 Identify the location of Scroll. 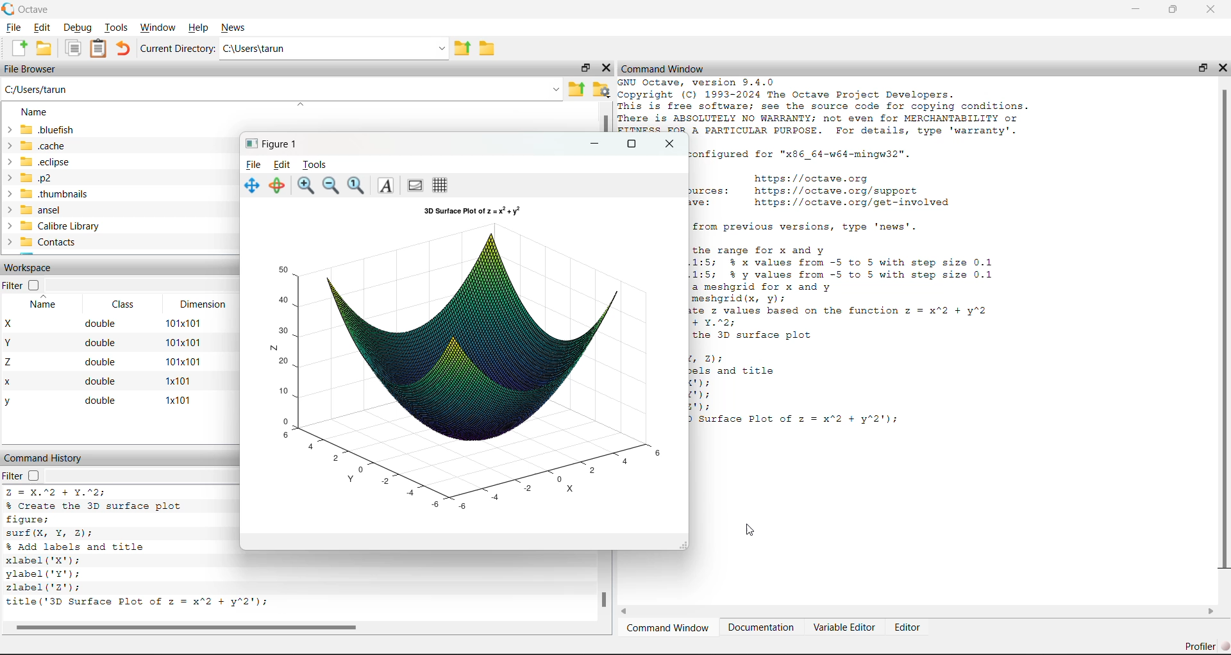
(604, 119).